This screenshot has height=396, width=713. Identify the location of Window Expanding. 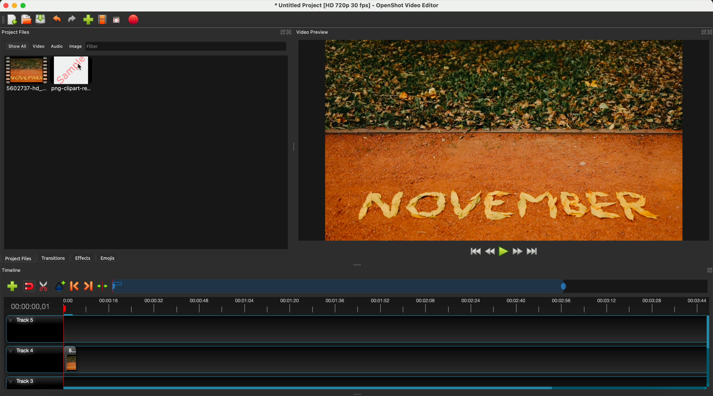
(358, 265).